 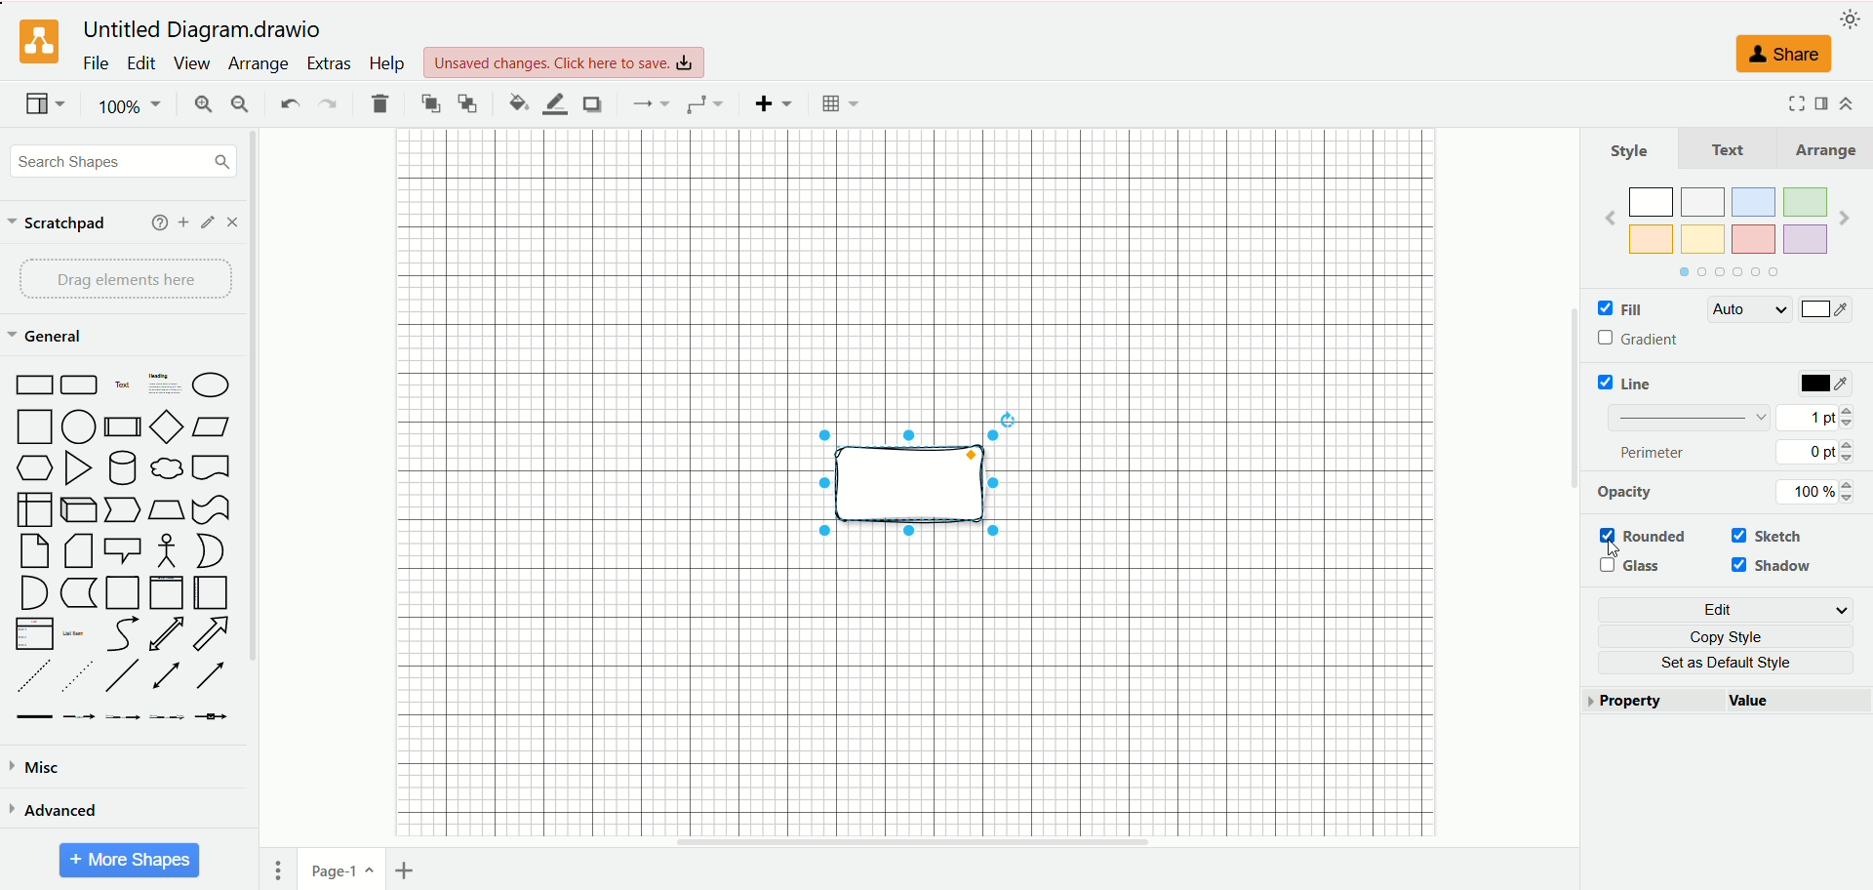 I want to click on property, so click(x=1654, y=702).